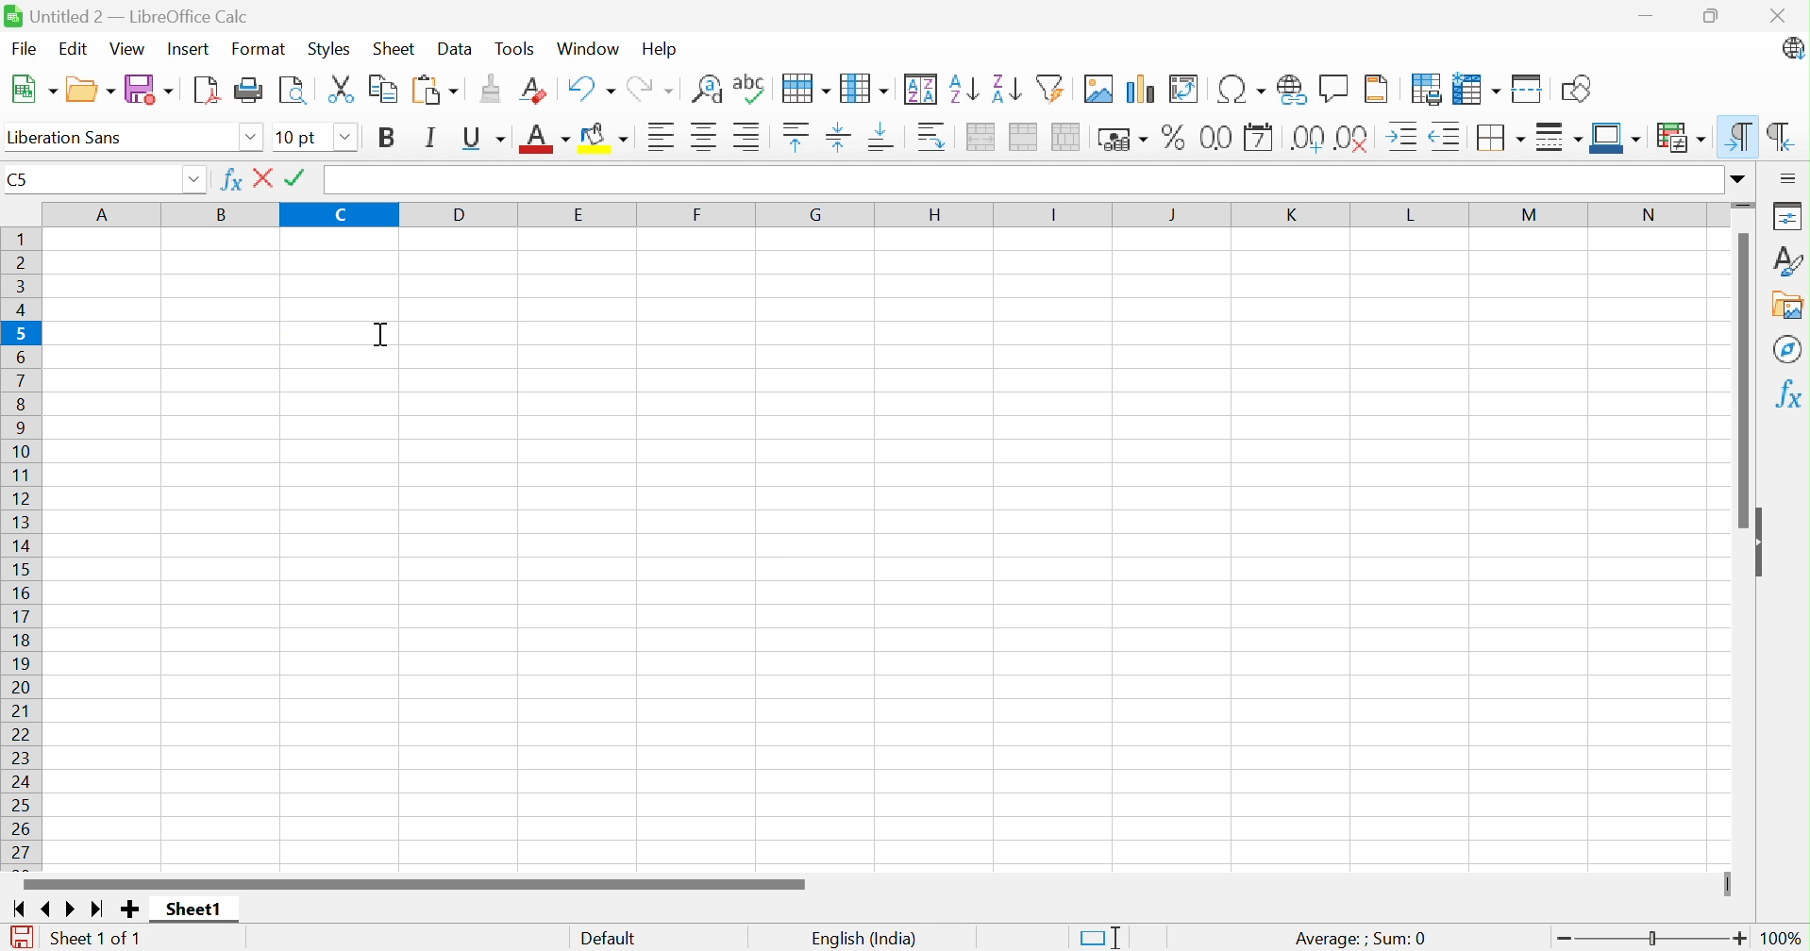  I want to click on Border color, so click(1617, 139).